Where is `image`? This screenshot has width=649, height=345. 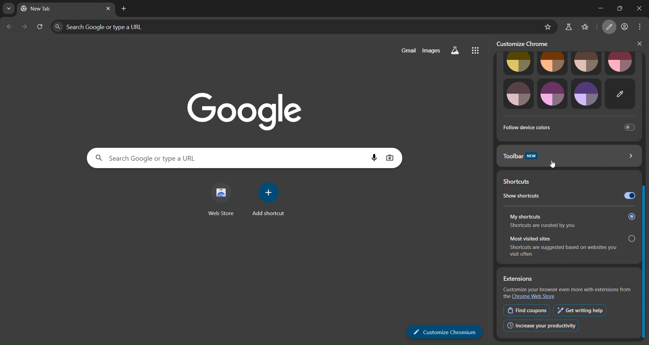 image is located at coordinates (516, 64).